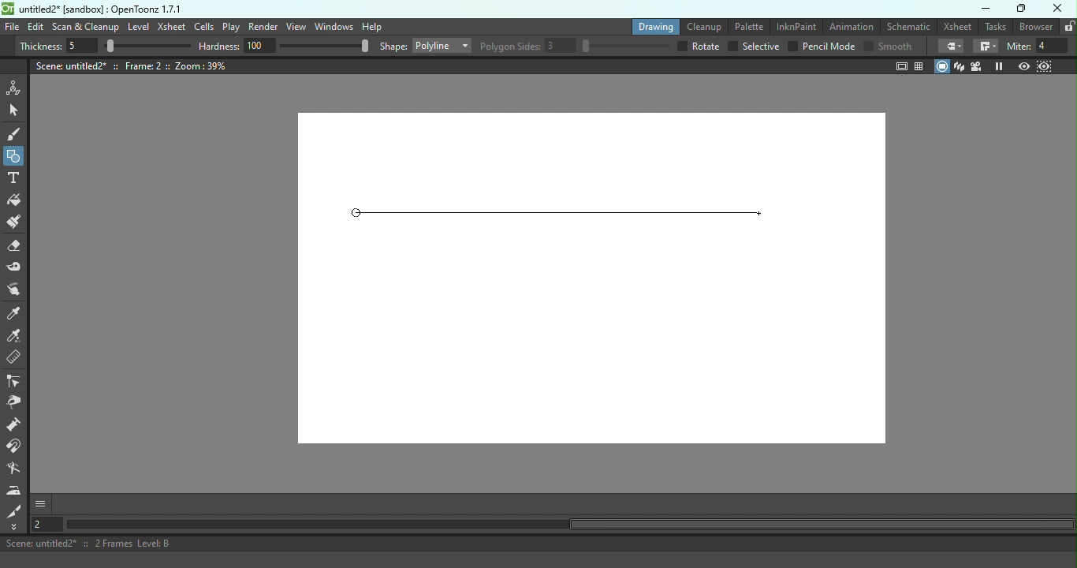 This screenshot has height=568, width=1077. What do you see at coordinates (16, 179) in the screenshot?
I see `Type tool` at bounding box center [16, 179].